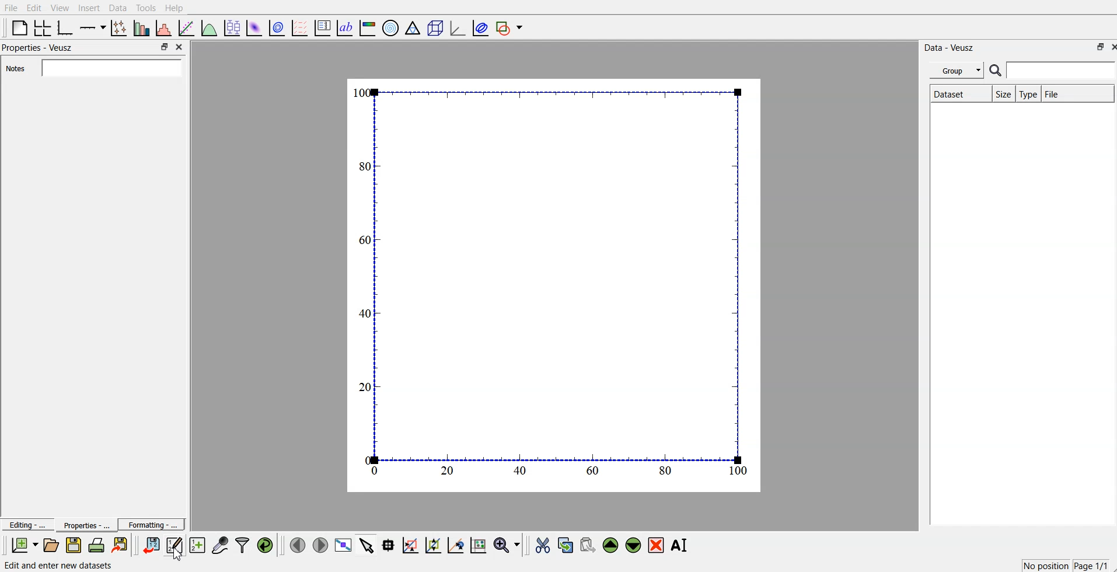 Image resolution: width=1117 pixels, height=572 pixels. Describe the element at coordinates (254, 27) in the screenshot. I see `plot a 2d dataset as an` at that location.